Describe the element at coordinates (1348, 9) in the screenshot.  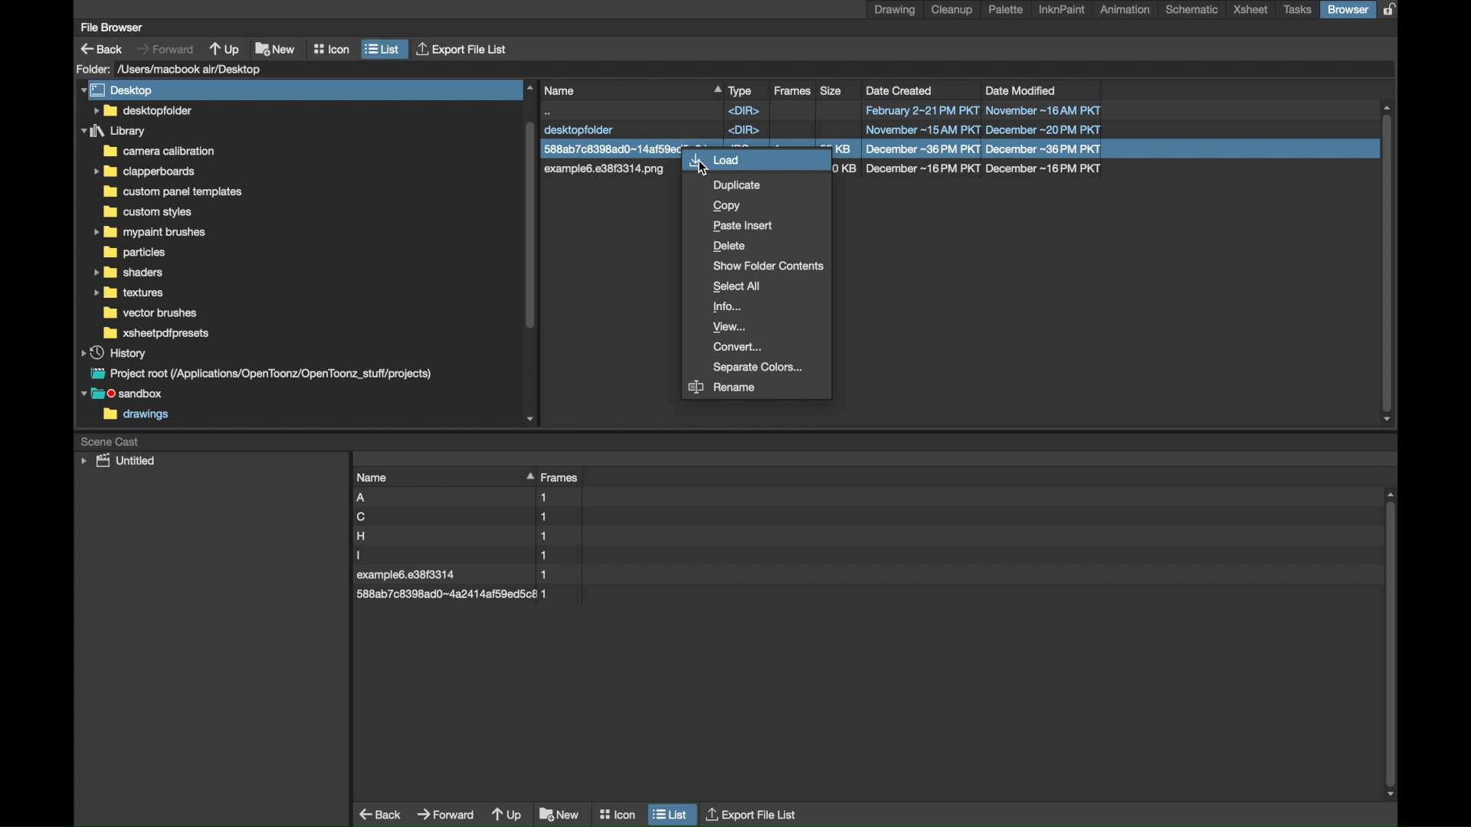
I see `browser` at that location.